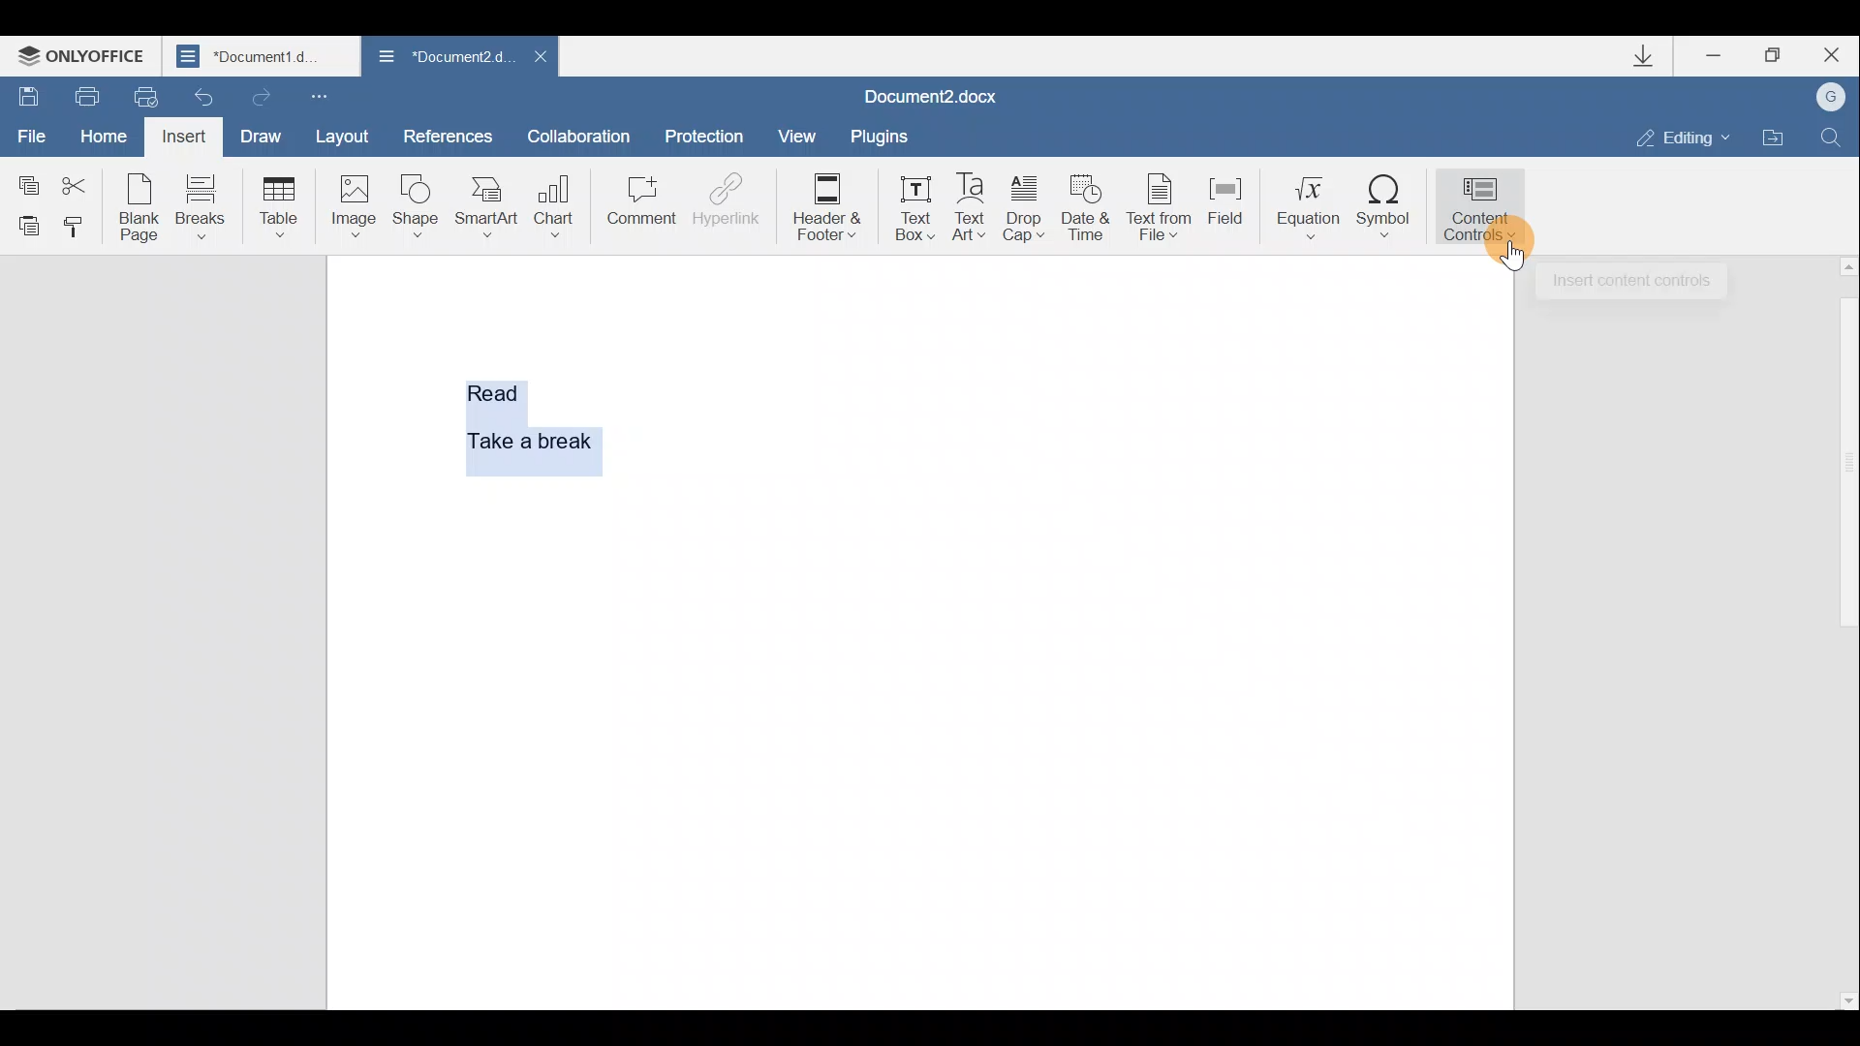 This screenshot has width=1860, height=1046. What do you see at coordinates (1024, 211) in the screenshot?
I see `Drop cap` at bounding box center [1024, 211].